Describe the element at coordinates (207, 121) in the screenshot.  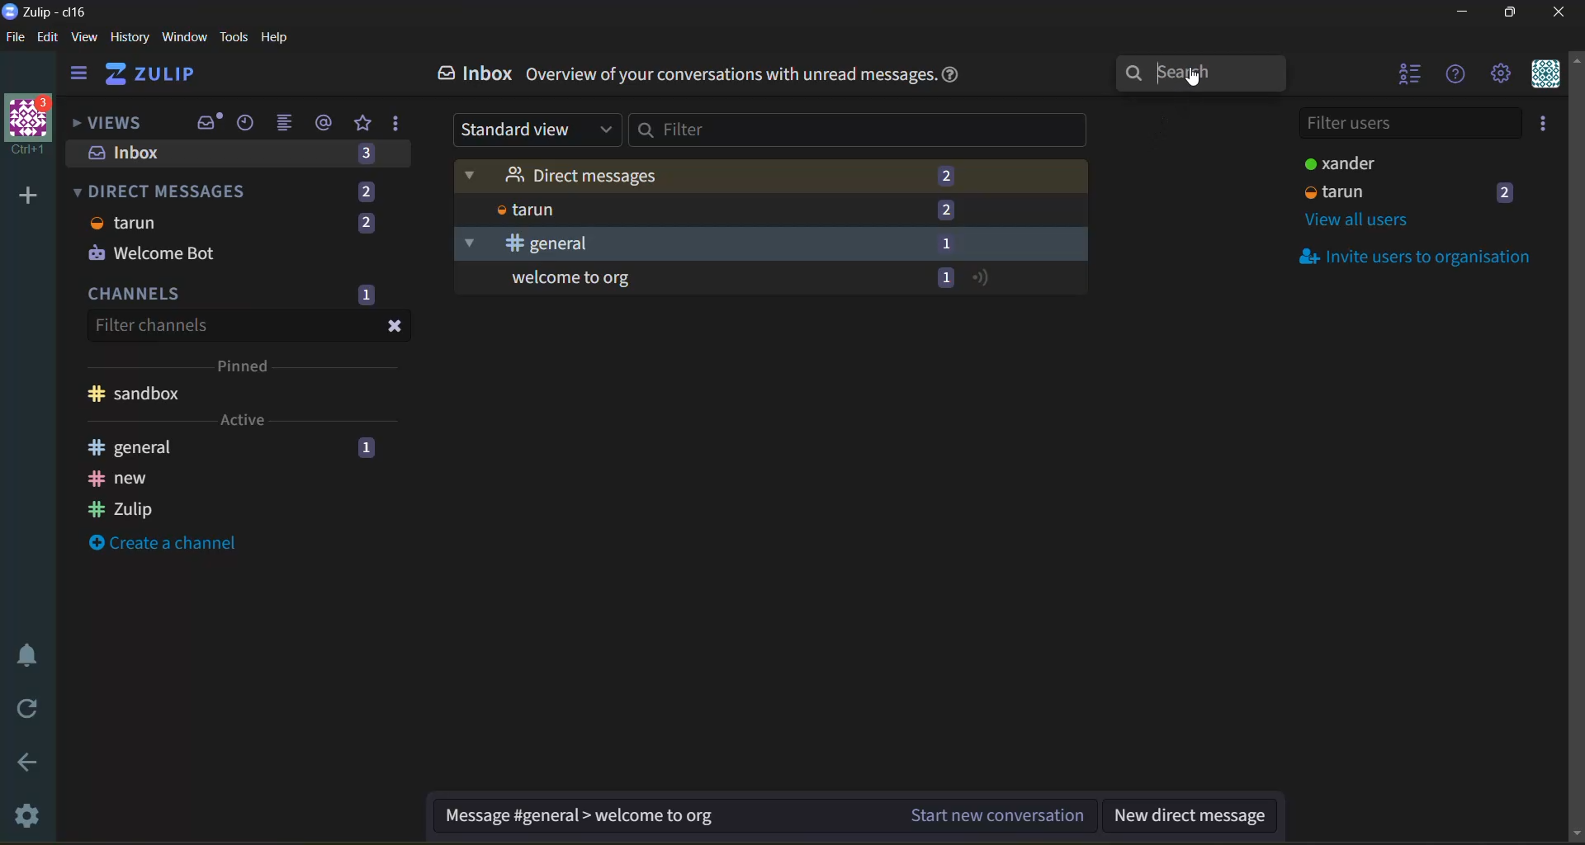
I see `inbox` at that location.